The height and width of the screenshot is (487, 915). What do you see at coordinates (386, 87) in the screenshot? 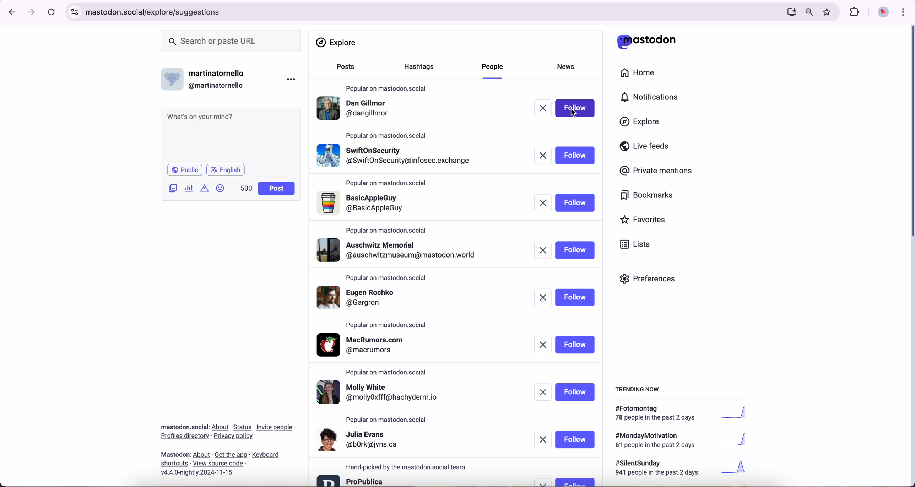
I see `popular on mastodon.social` at bounding box center [386, 87].